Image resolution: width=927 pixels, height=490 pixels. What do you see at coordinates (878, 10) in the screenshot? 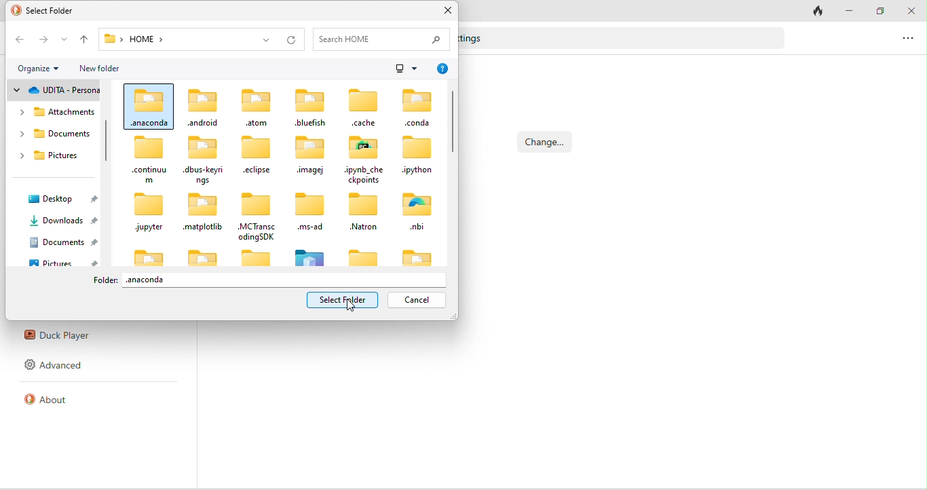
I see `maximize` at bounding box center [878, 10].